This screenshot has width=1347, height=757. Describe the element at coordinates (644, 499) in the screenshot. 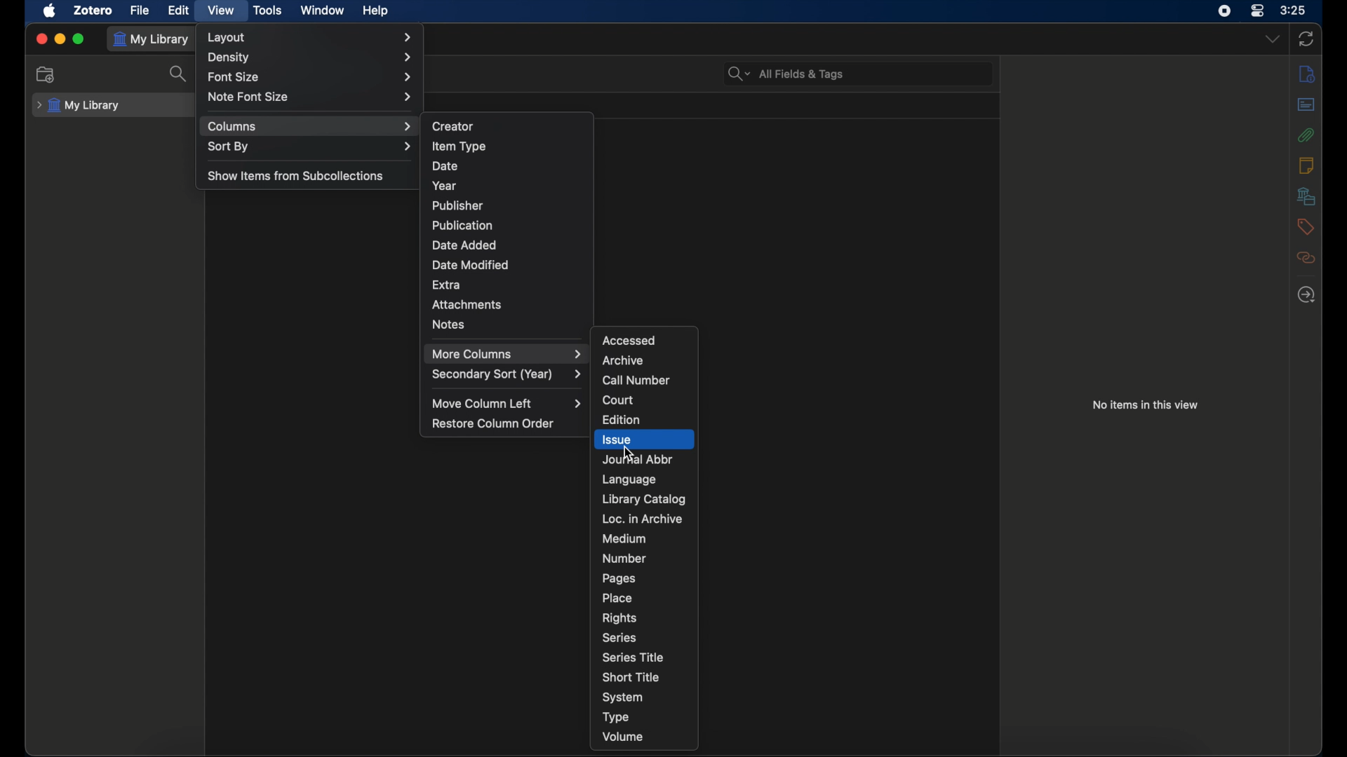

I see `library catalog` at that location.